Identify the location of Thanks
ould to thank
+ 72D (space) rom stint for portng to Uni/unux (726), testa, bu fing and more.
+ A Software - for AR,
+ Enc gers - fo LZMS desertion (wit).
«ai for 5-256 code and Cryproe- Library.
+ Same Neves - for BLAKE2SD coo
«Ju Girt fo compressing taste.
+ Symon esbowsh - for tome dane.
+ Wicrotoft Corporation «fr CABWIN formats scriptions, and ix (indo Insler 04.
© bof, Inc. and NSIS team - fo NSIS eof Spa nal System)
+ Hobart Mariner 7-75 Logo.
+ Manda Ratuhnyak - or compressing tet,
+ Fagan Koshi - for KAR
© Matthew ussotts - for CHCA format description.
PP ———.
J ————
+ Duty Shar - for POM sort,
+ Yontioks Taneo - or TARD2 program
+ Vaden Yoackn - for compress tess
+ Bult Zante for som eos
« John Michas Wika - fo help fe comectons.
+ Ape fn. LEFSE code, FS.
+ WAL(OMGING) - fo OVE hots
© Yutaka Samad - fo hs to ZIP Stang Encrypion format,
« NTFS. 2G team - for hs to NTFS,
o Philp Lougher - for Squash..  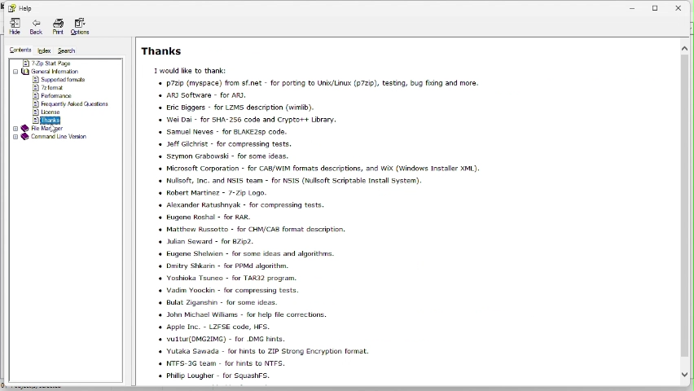
(309, 209).